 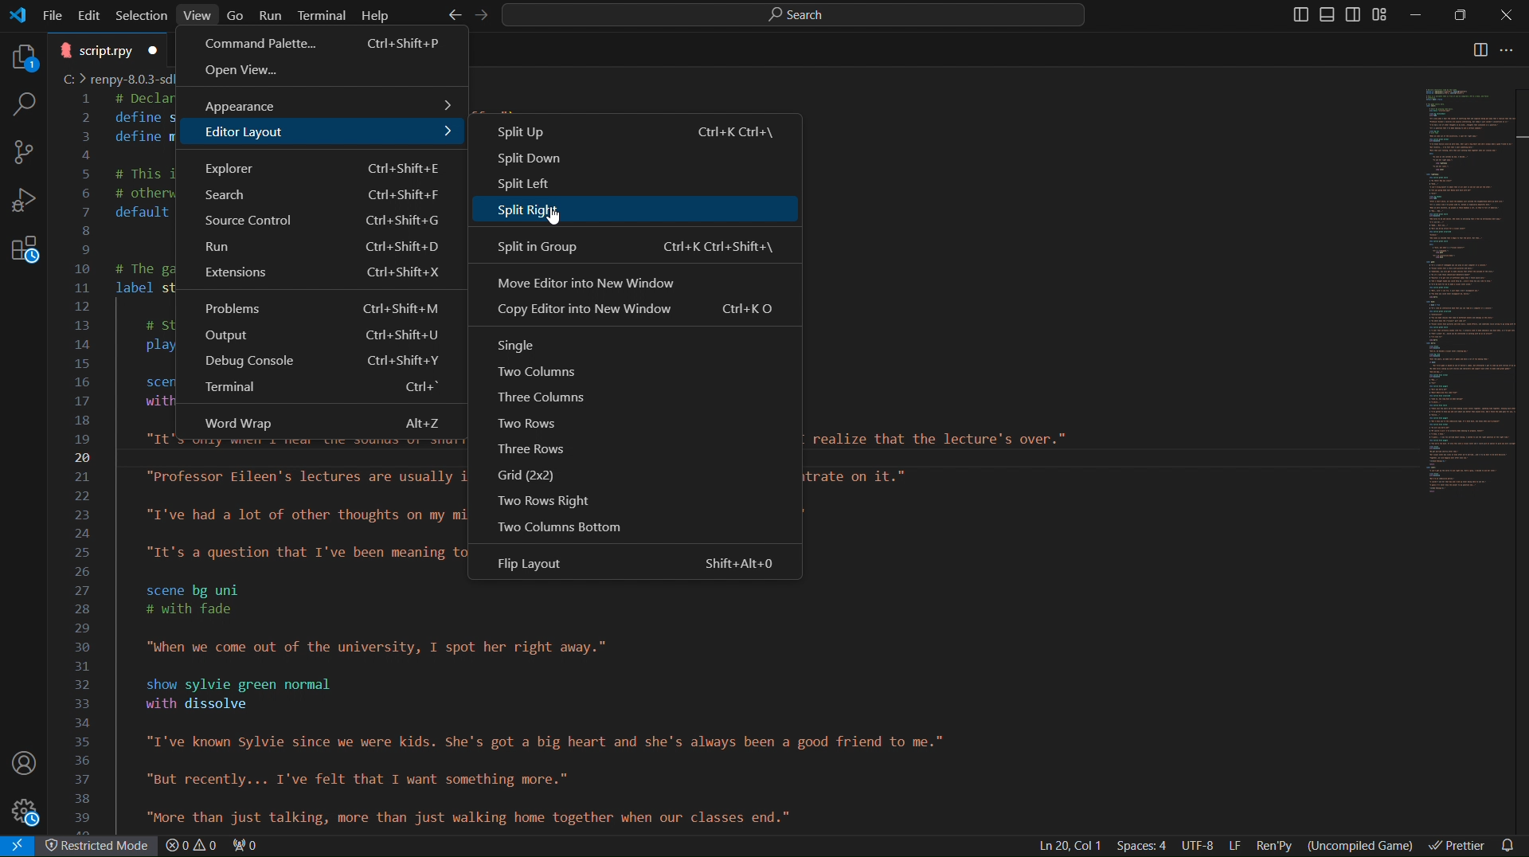 What do you see at coordinates (536, 475) in the screenshot?
I see `Grid(2x2)` at bounding box center [536, 475].